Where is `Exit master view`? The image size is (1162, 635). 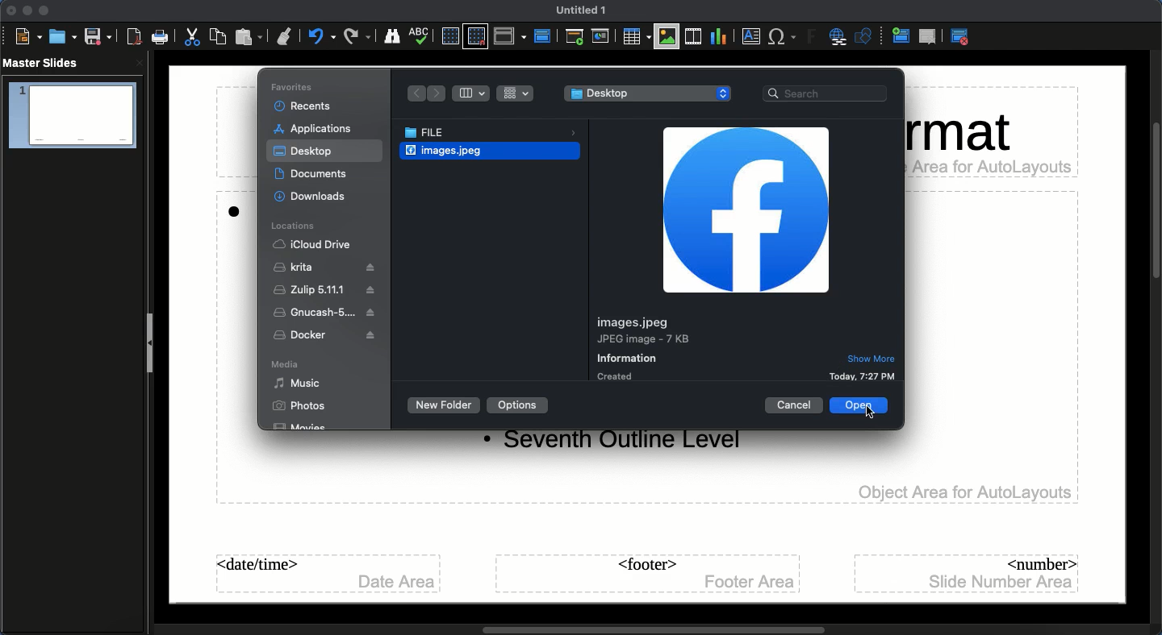 Exit master view is located at coordinates (959, 38).